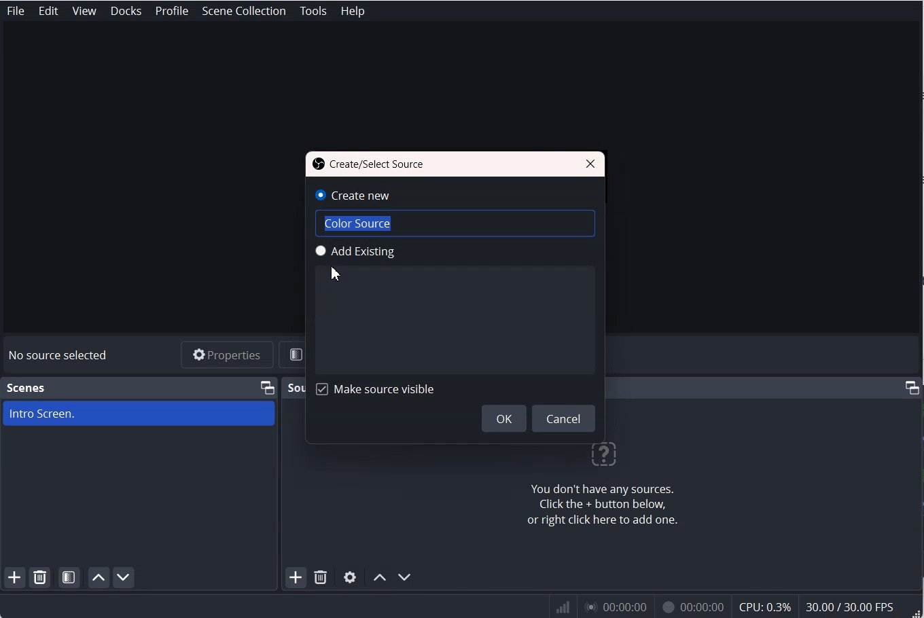  What do you see at coordinates (766, 607) in the screenshot?
I see `CPU` at bounding box center [766, 607].